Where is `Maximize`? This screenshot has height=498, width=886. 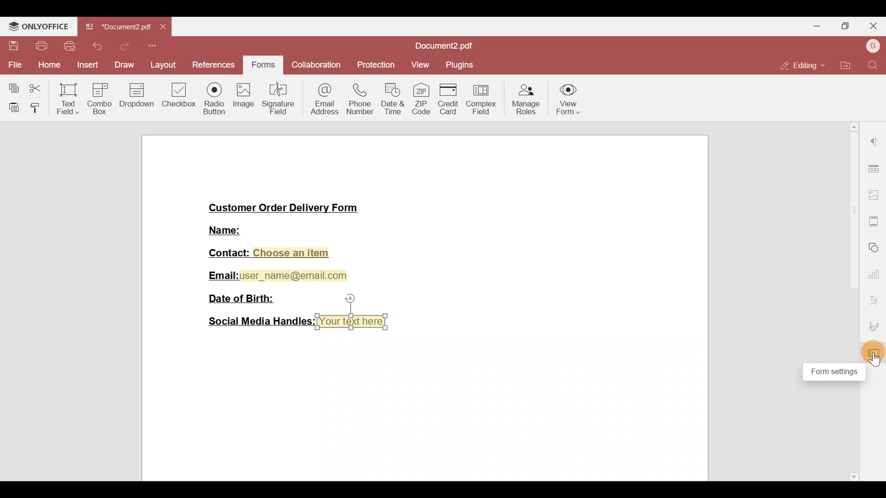
Maximize is located at coordinates (849, 25).